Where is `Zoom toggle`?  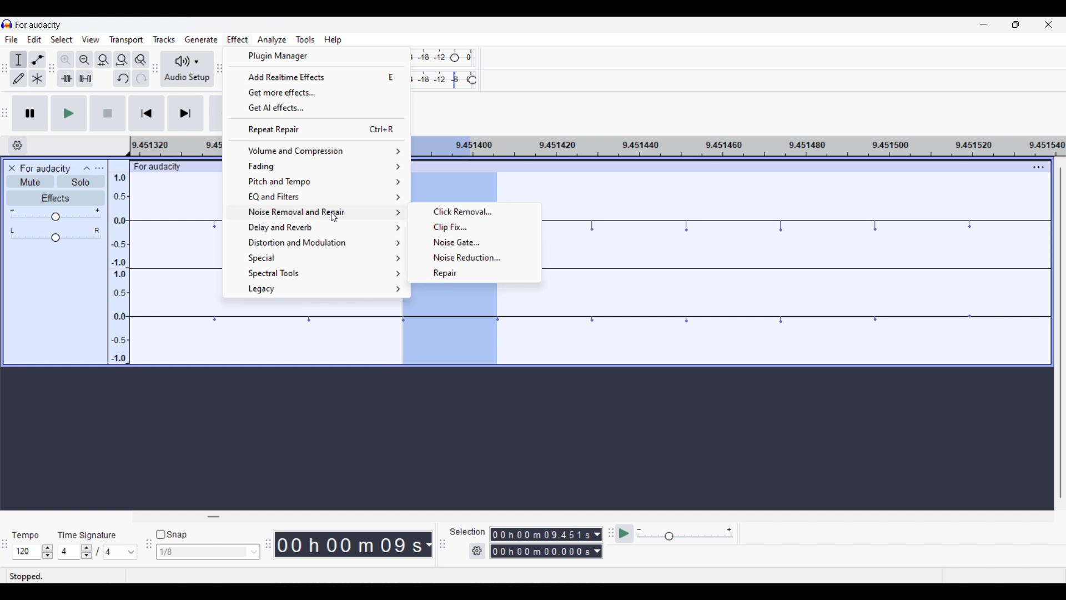 Zoom toggle is located at coordinates (141, 59).